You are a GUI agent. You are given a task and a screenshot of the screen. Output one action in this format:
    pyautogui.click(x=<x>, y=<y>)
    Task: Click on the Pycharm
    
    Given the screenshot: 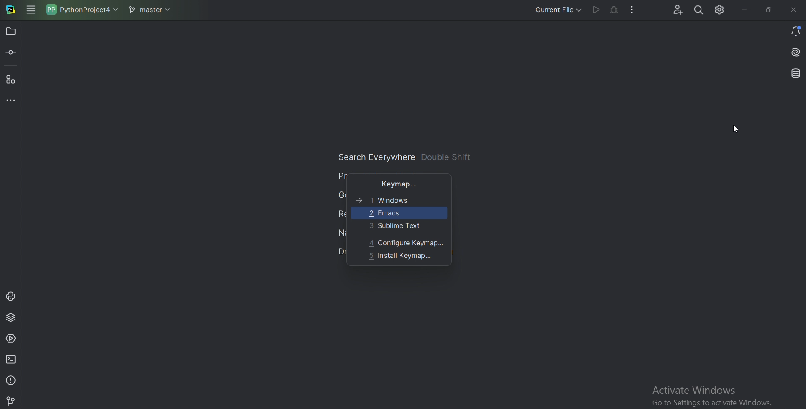 What is the action you would take?
    pyautogui.click(x=11, y=10)
    